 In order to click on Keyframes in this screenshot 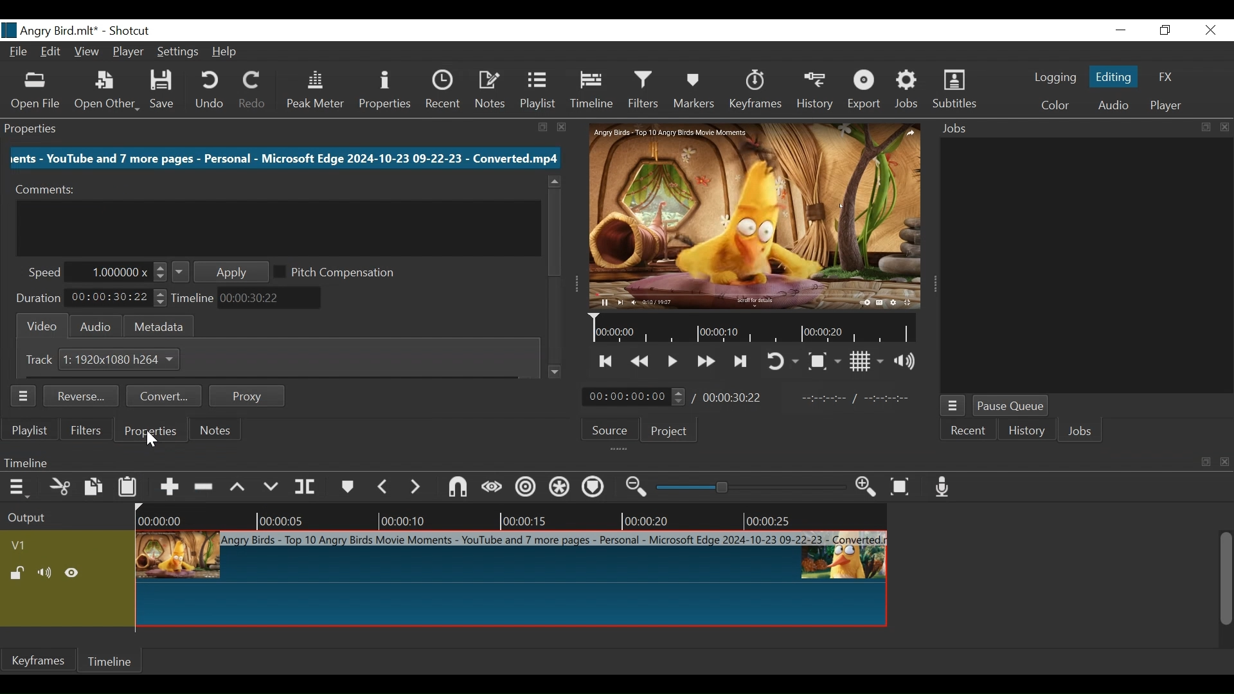, I will do `click(755, 92)`.